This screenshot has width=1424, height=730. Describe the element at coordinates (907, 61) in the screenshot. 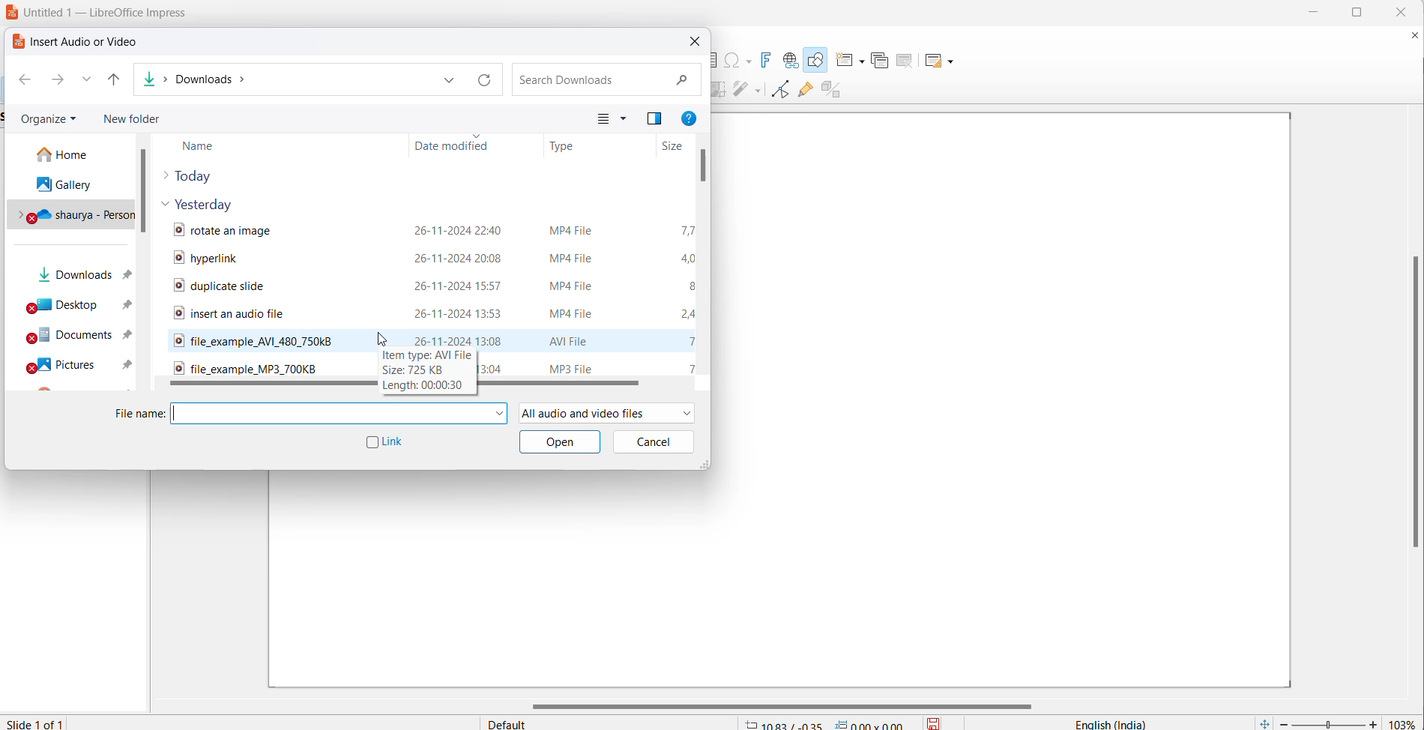

I see `delete slide` at that location.